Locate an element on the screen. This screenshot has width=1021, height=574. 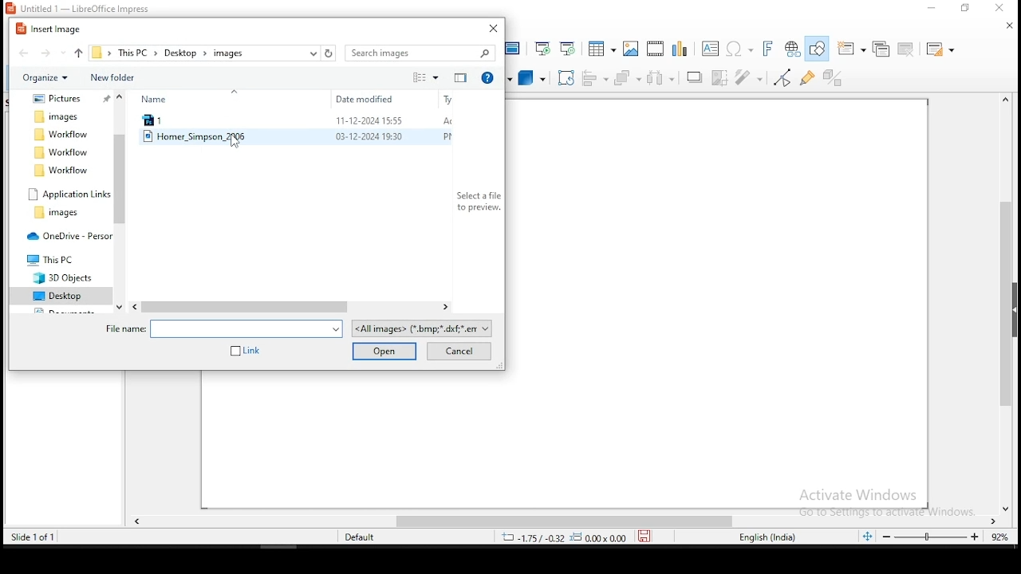
file path is located at coordinates (101, 52).